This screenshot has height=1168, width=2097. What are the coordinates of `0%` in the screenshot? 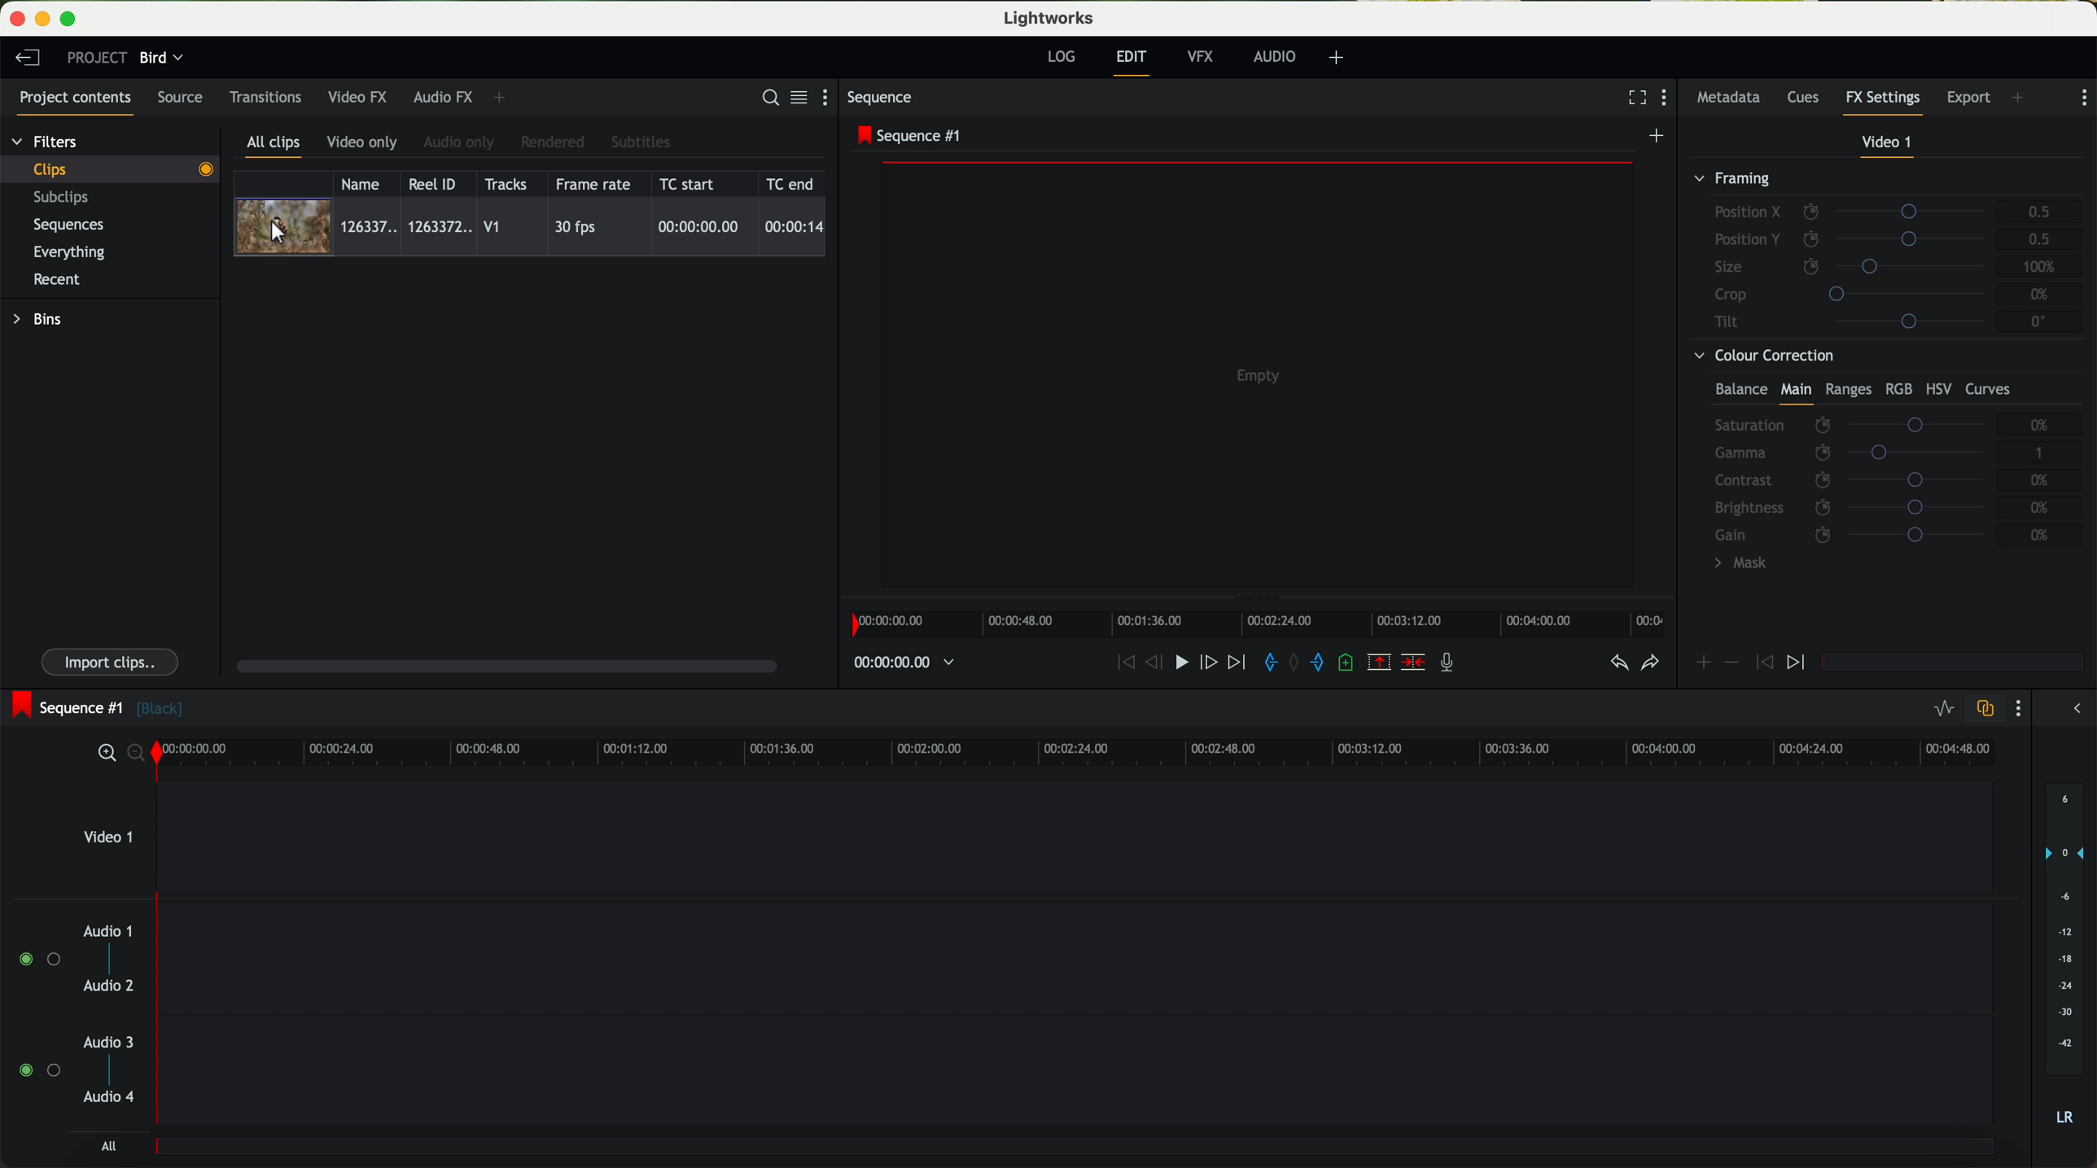 It's located at (2040, 505).